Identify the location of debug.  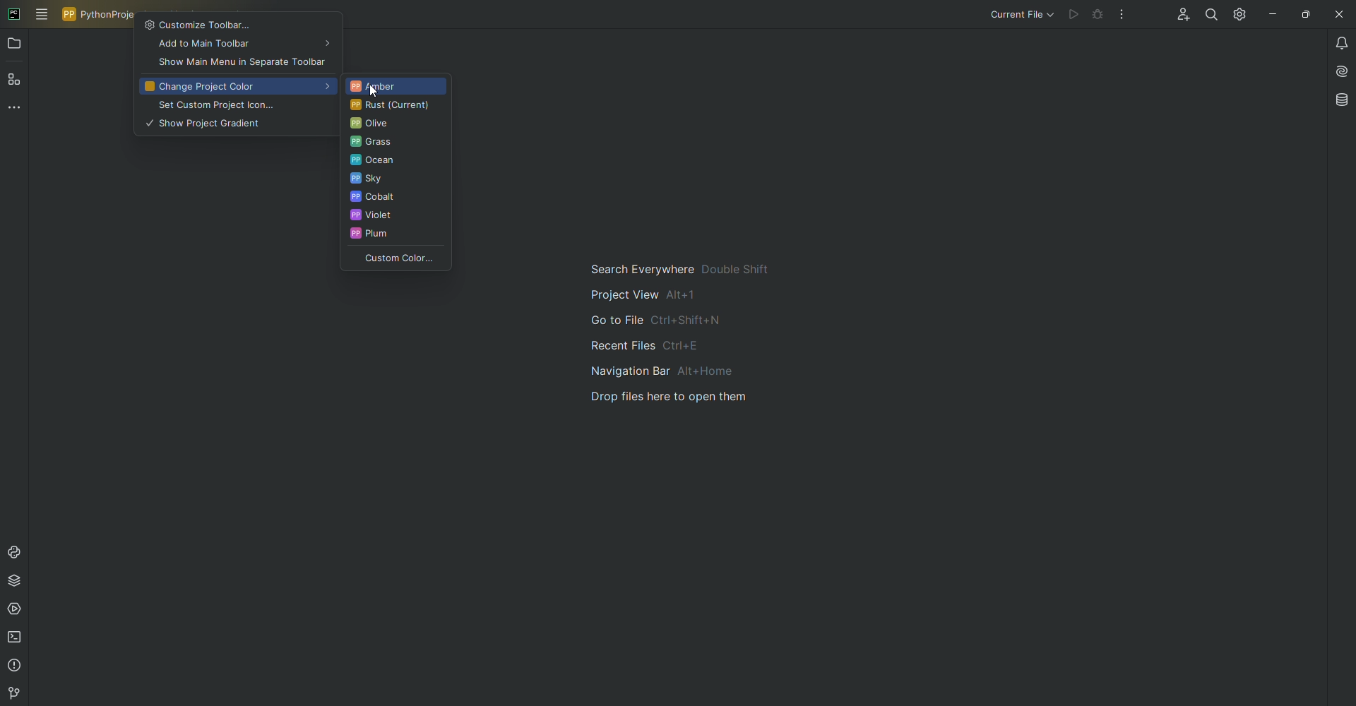
(1099, 14).